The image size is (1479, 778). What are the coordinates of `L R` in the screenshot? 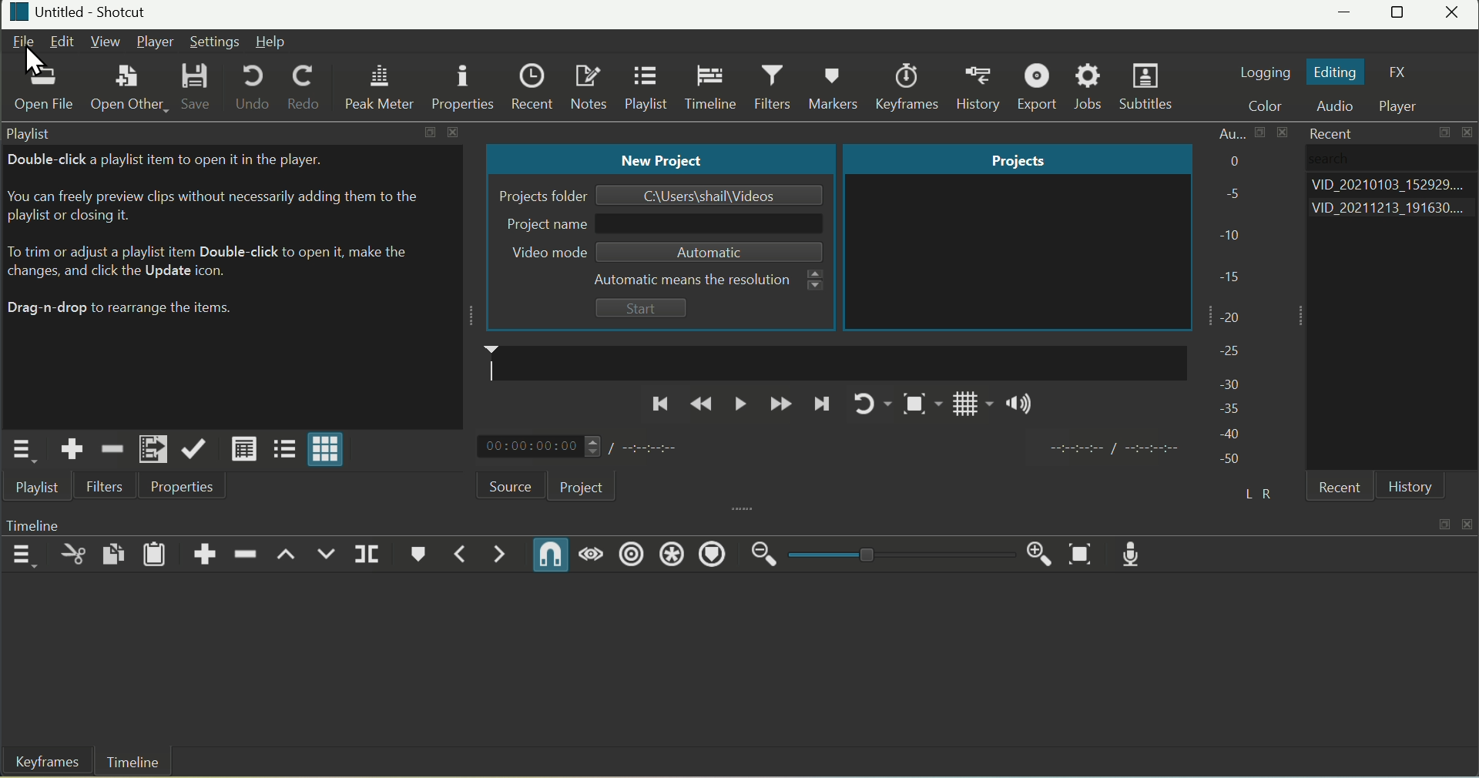 It's located at (1255, 491).